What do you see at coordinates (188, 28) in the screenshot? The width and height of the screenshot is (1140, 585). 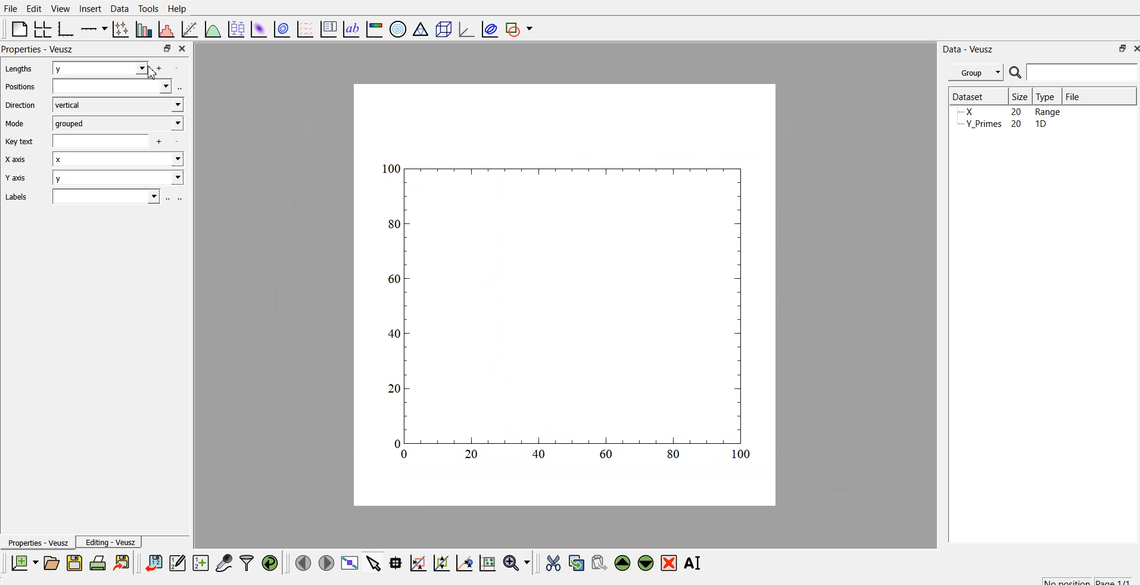 I see `fit function to data` at bounding box center [188, 28].